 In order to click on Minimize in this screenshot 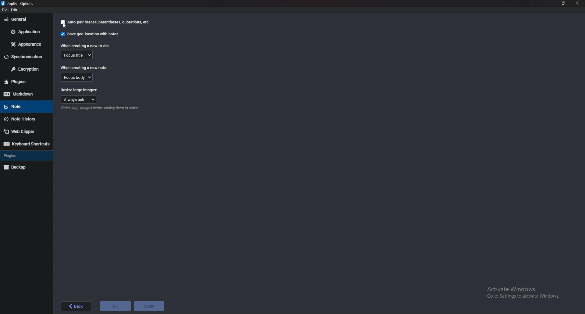, I will do `click(550, 3)`.